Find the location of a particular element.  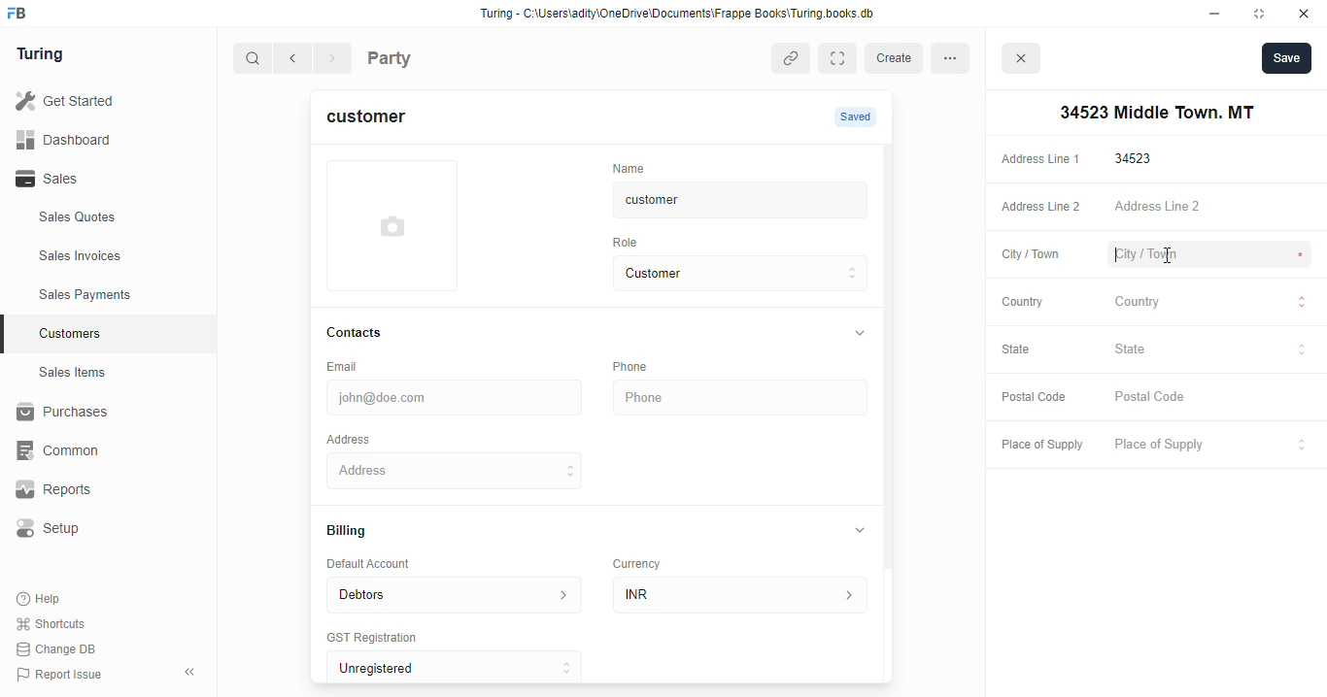

collpase is located at coordinates (189, 672).